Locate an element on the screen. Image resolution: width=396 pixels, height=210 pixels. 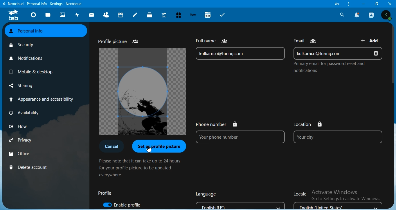
¥ is located at coordinates (160, 146).